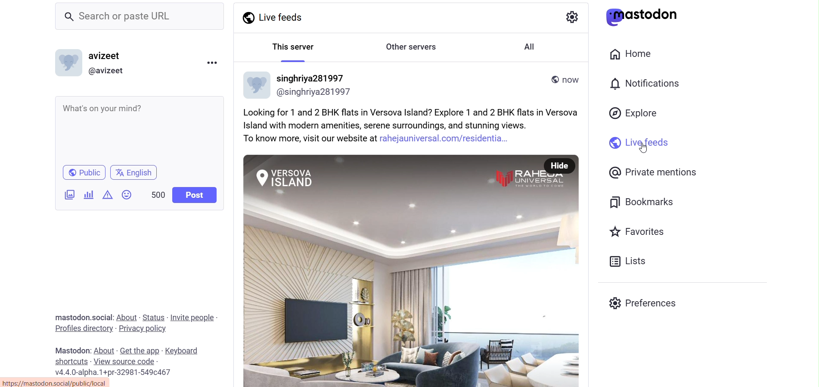 The image size is (819, 387). What do you see at coordinates (106, 56) in the screenshot?
I see `name` at bounding box center [106, 56].